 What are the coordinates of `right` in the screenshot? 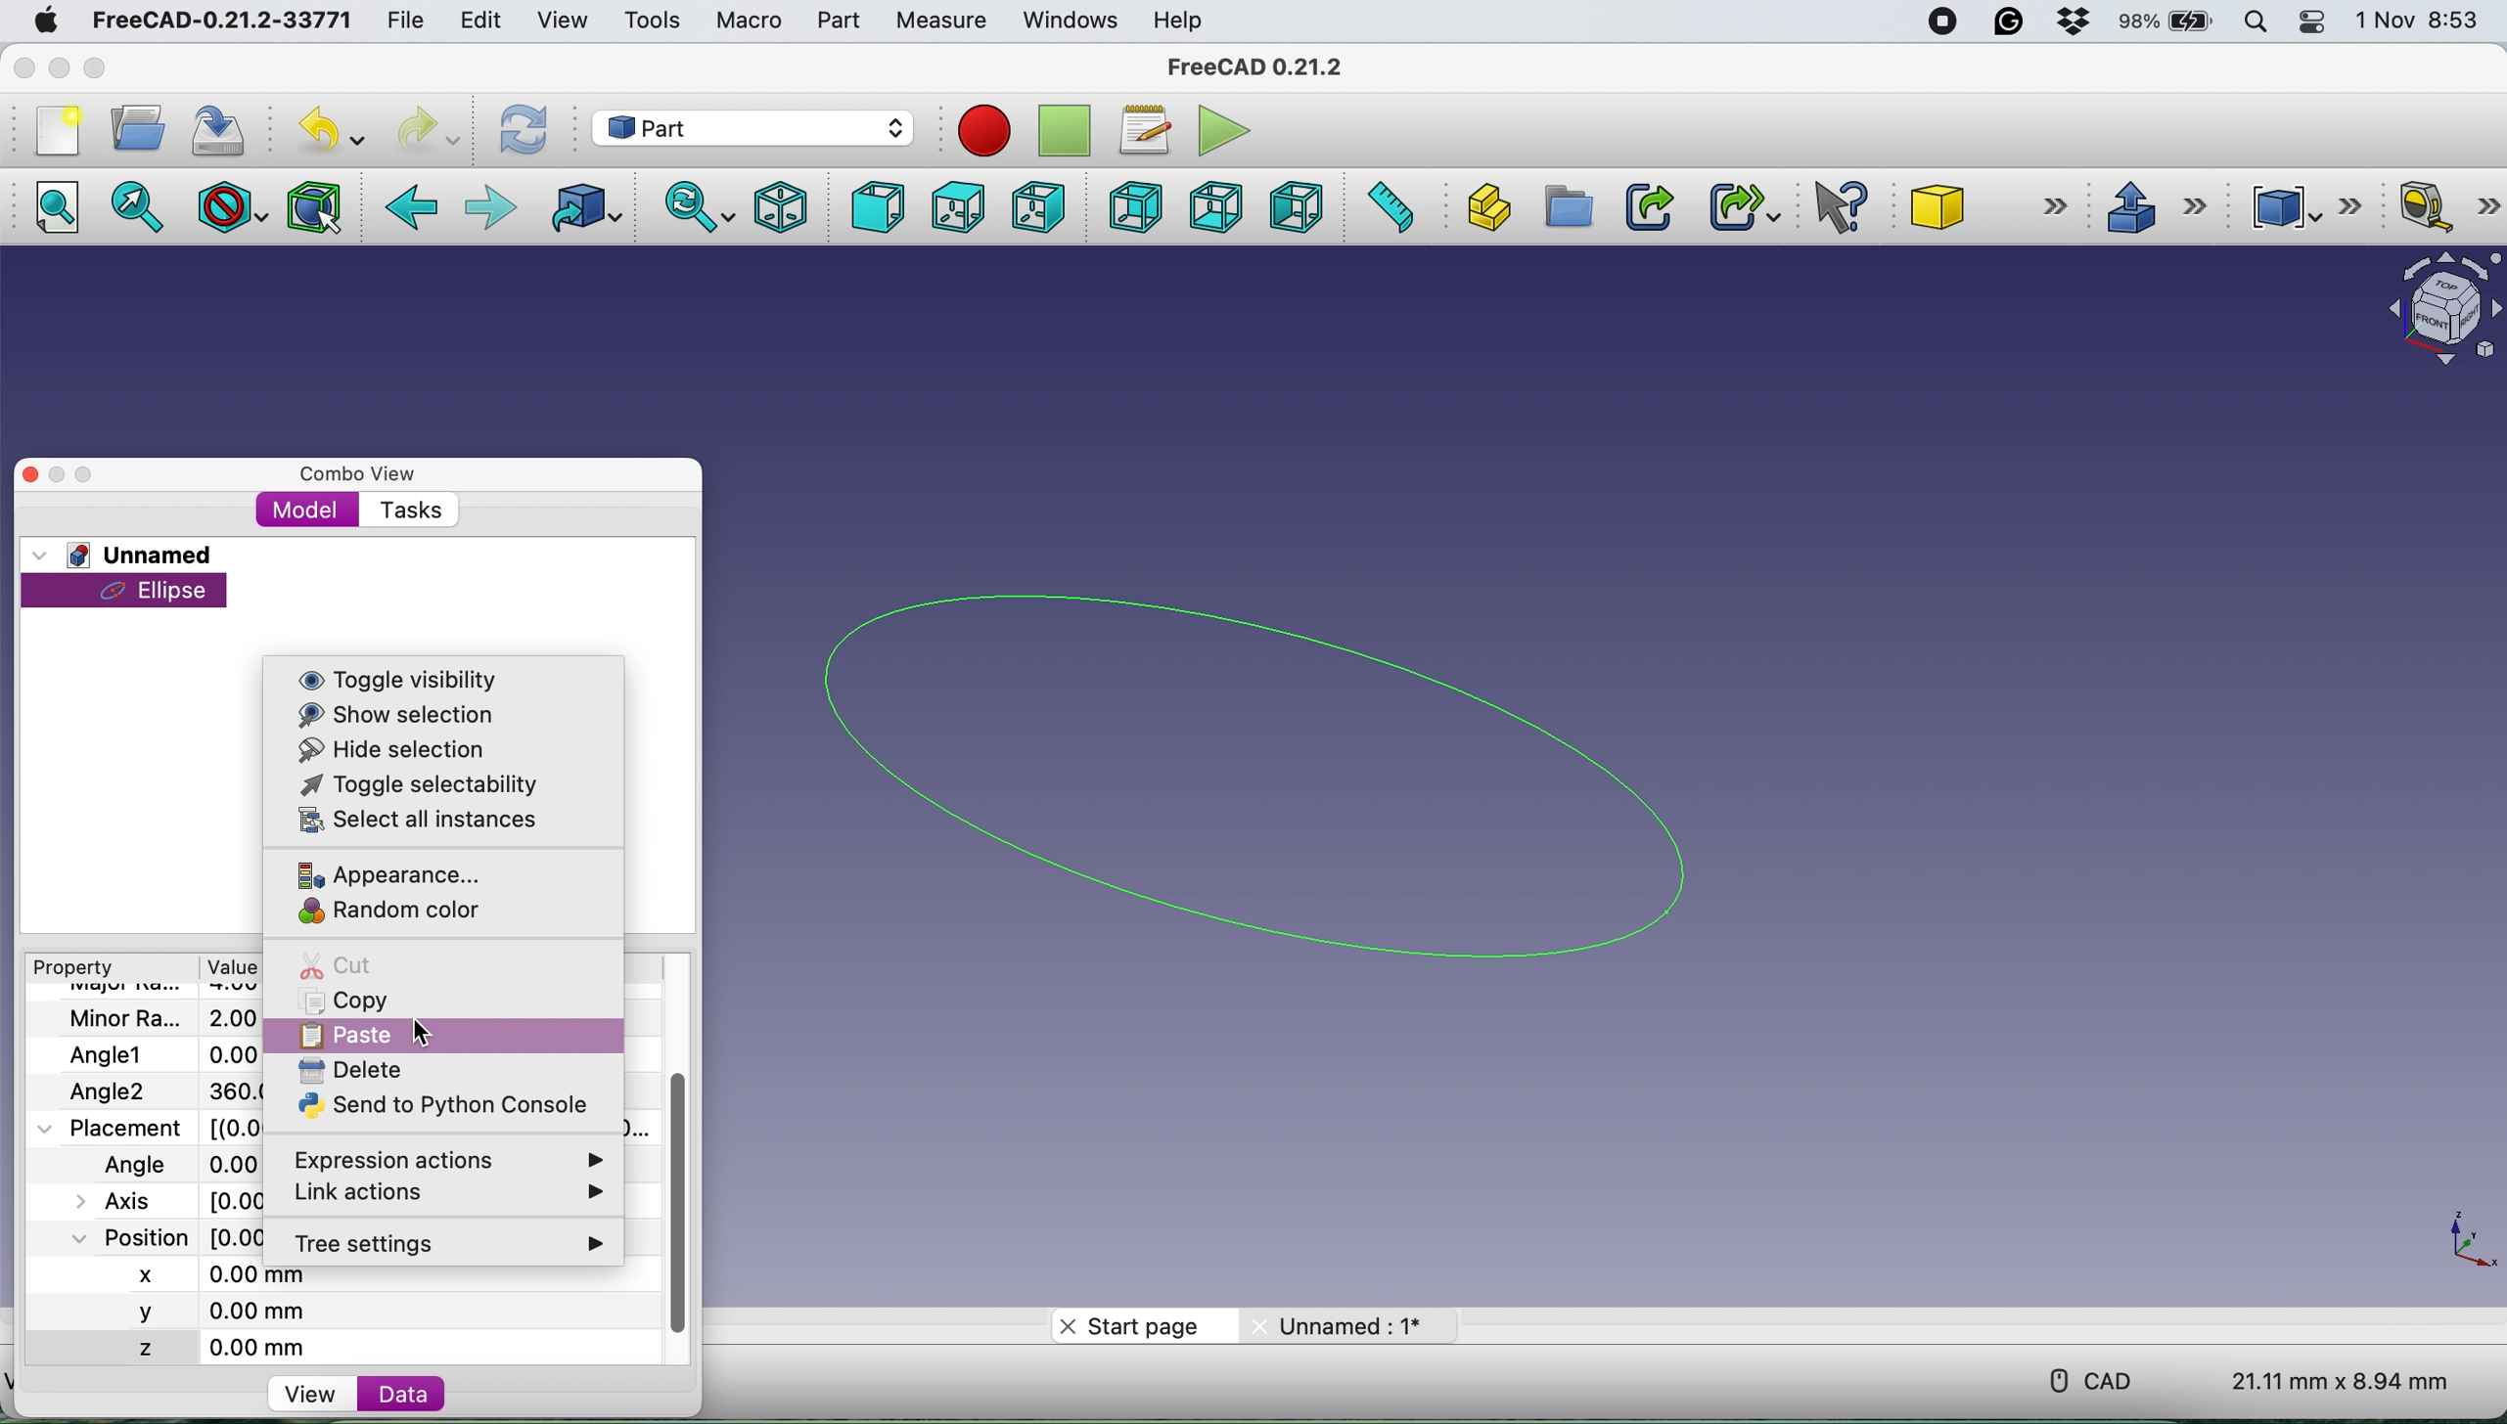 It's located at (1041, 206).